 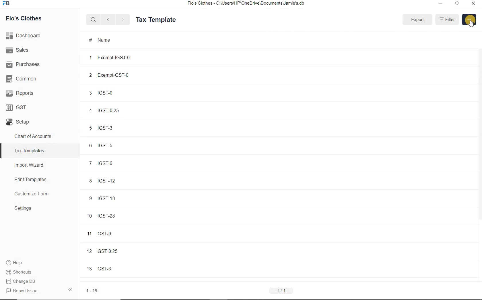 I want to click on Print Templates, so click(x=40, y=179).